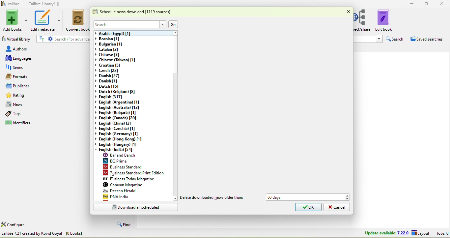  Describe the element at coordinates (125, 223) in the screenshot. I see `find` at that location.